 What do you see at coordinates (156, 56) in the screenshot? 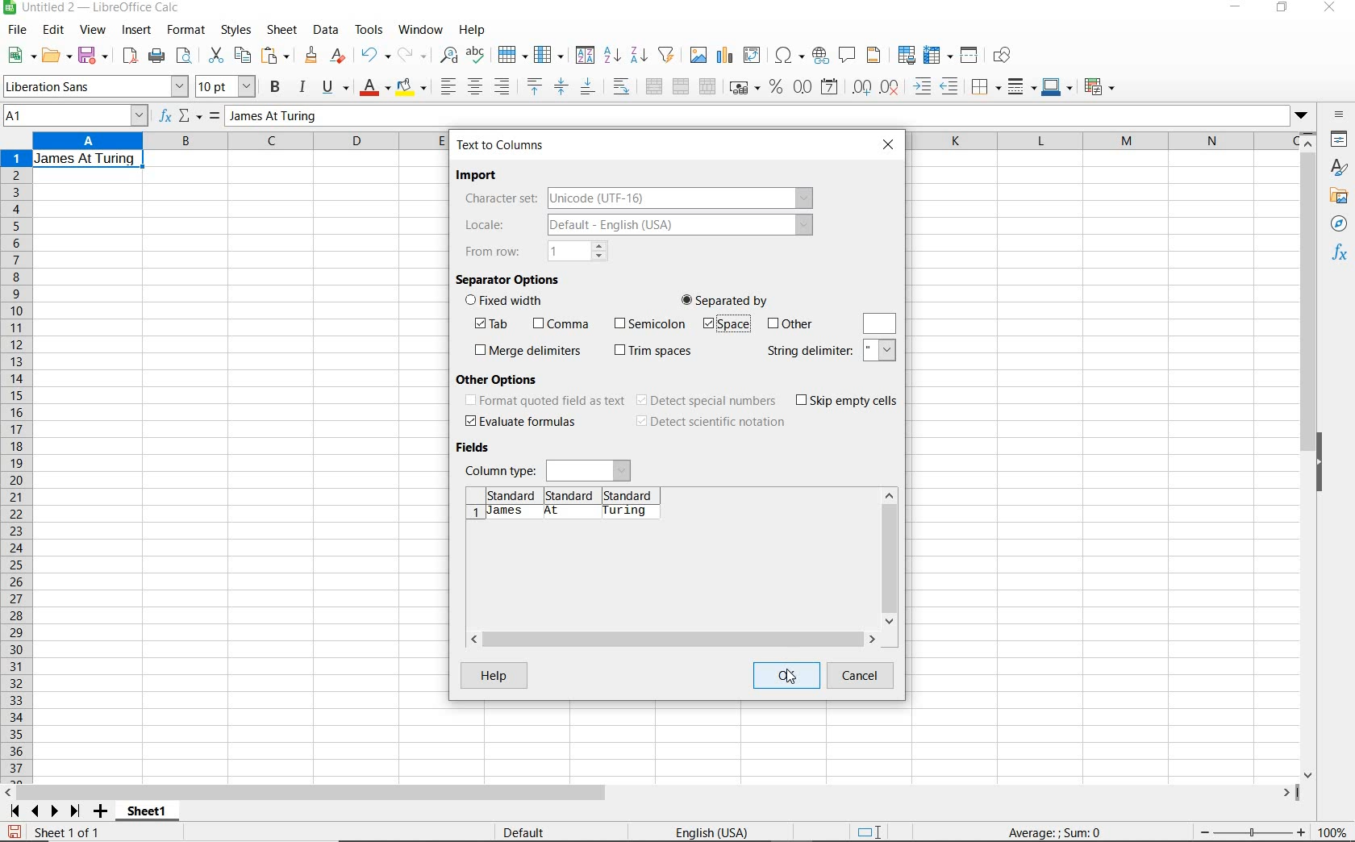
I see `print` at bounding box center [156, 56].